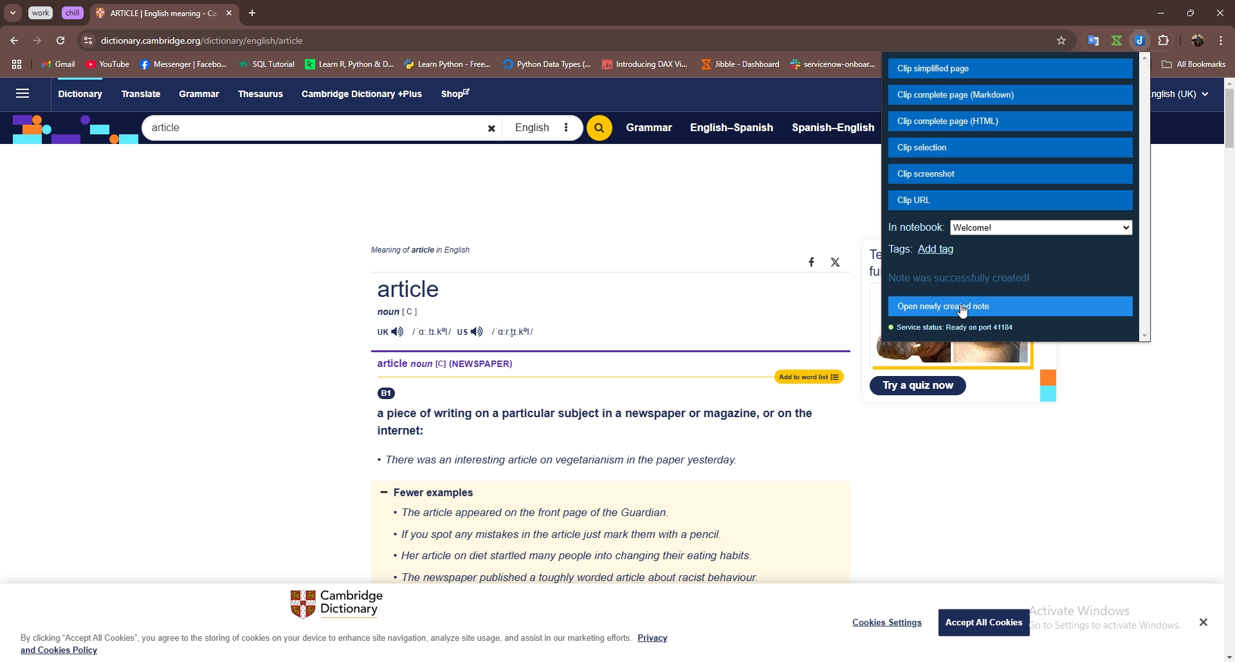 This screenshot has height=662, width=1235. I want to click on add tag, so click(937, 250).